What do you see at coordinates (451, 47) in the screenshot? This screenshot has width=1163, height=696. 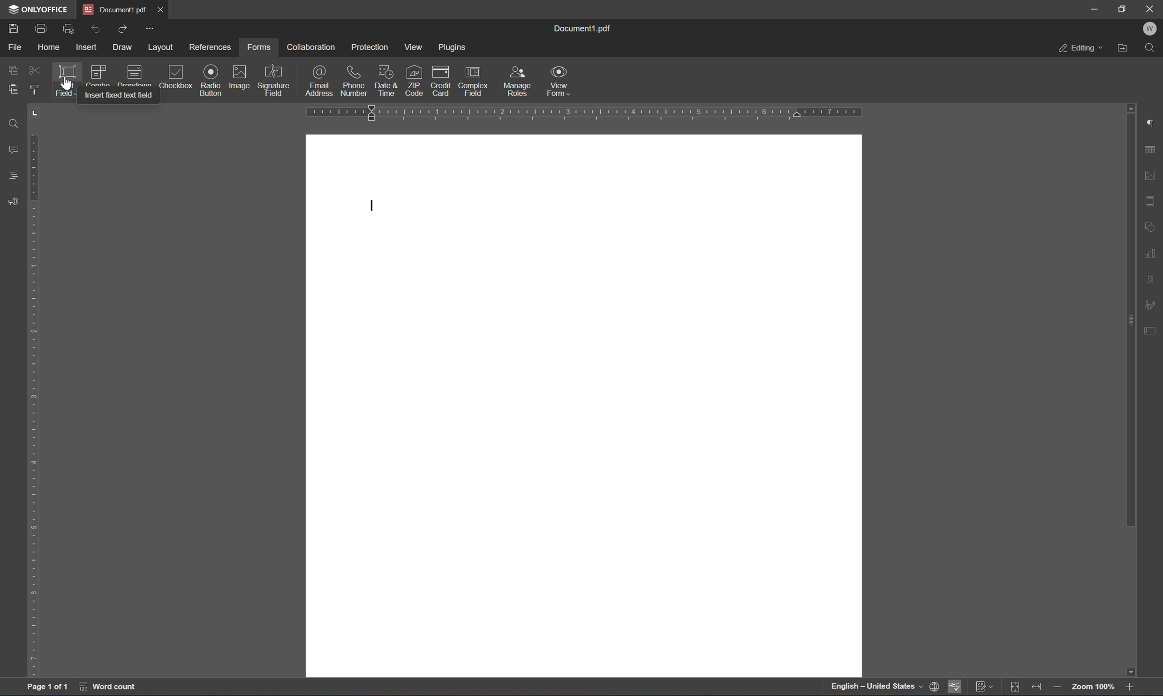 I see `plugins` at bounding box center [451, 47].